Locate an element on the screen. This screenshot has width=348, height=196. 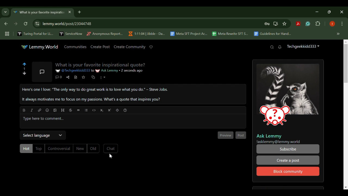
What is your favorite inspirational quote? is located at coordinates (38, 13).